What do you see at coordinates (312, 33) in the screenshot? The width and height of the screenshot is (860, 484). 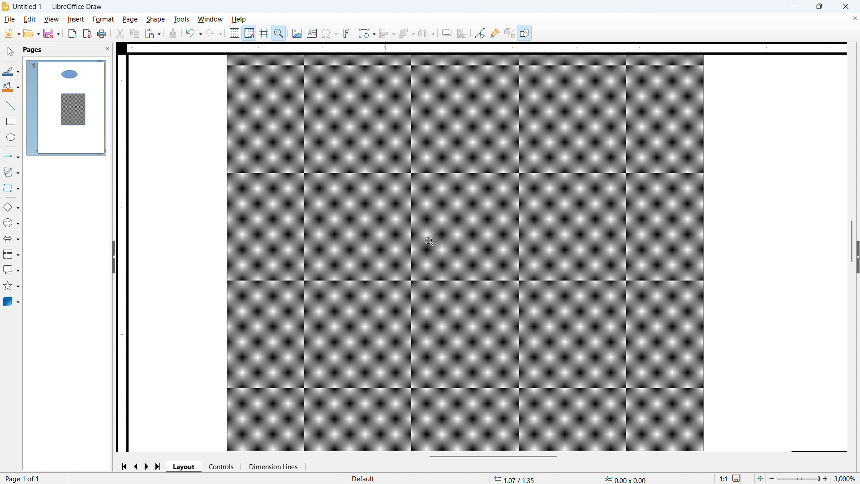 I see `Insert text box ` at bounding box center [312, 33].